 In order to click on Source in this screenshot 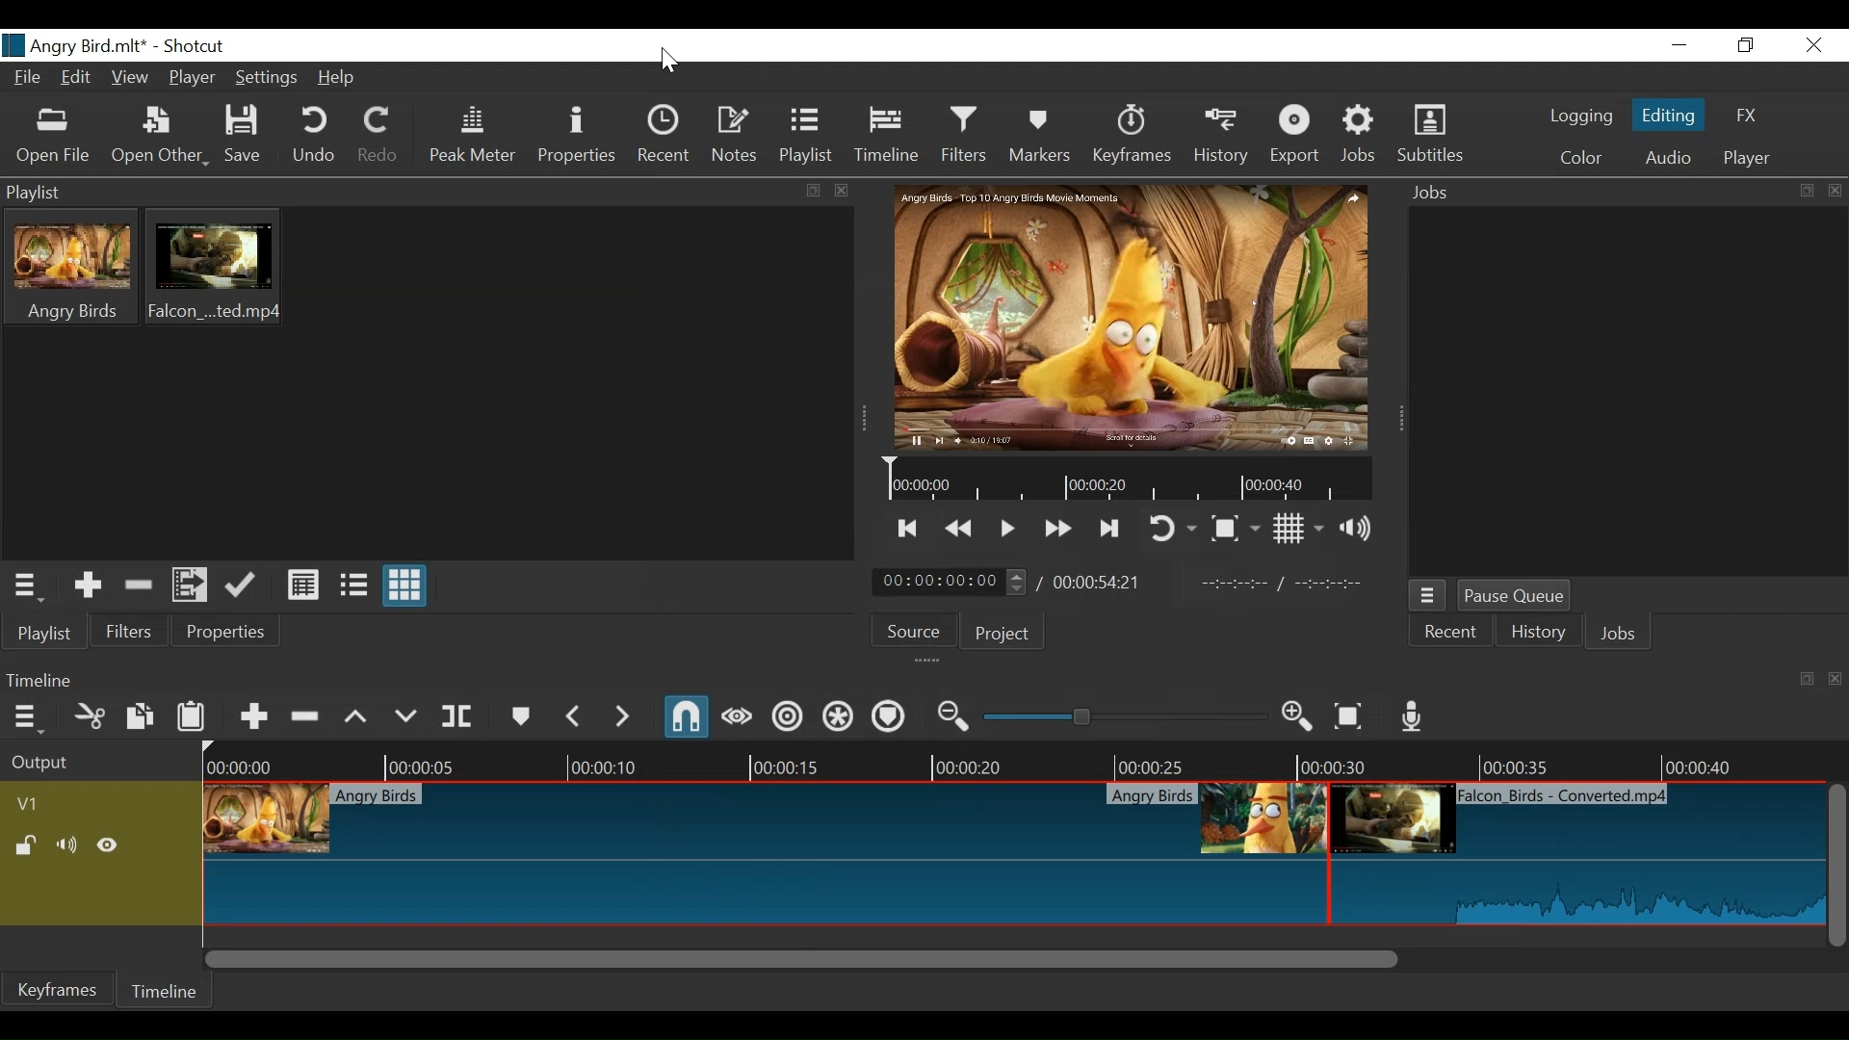, I will do `click(914, 629)`.